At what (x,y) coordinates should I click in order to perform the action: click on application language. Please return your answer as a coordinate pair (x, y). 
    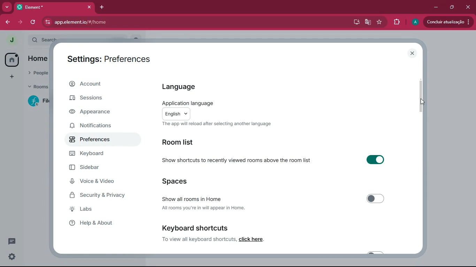
    Looking at the image, I should click on (187, 103).